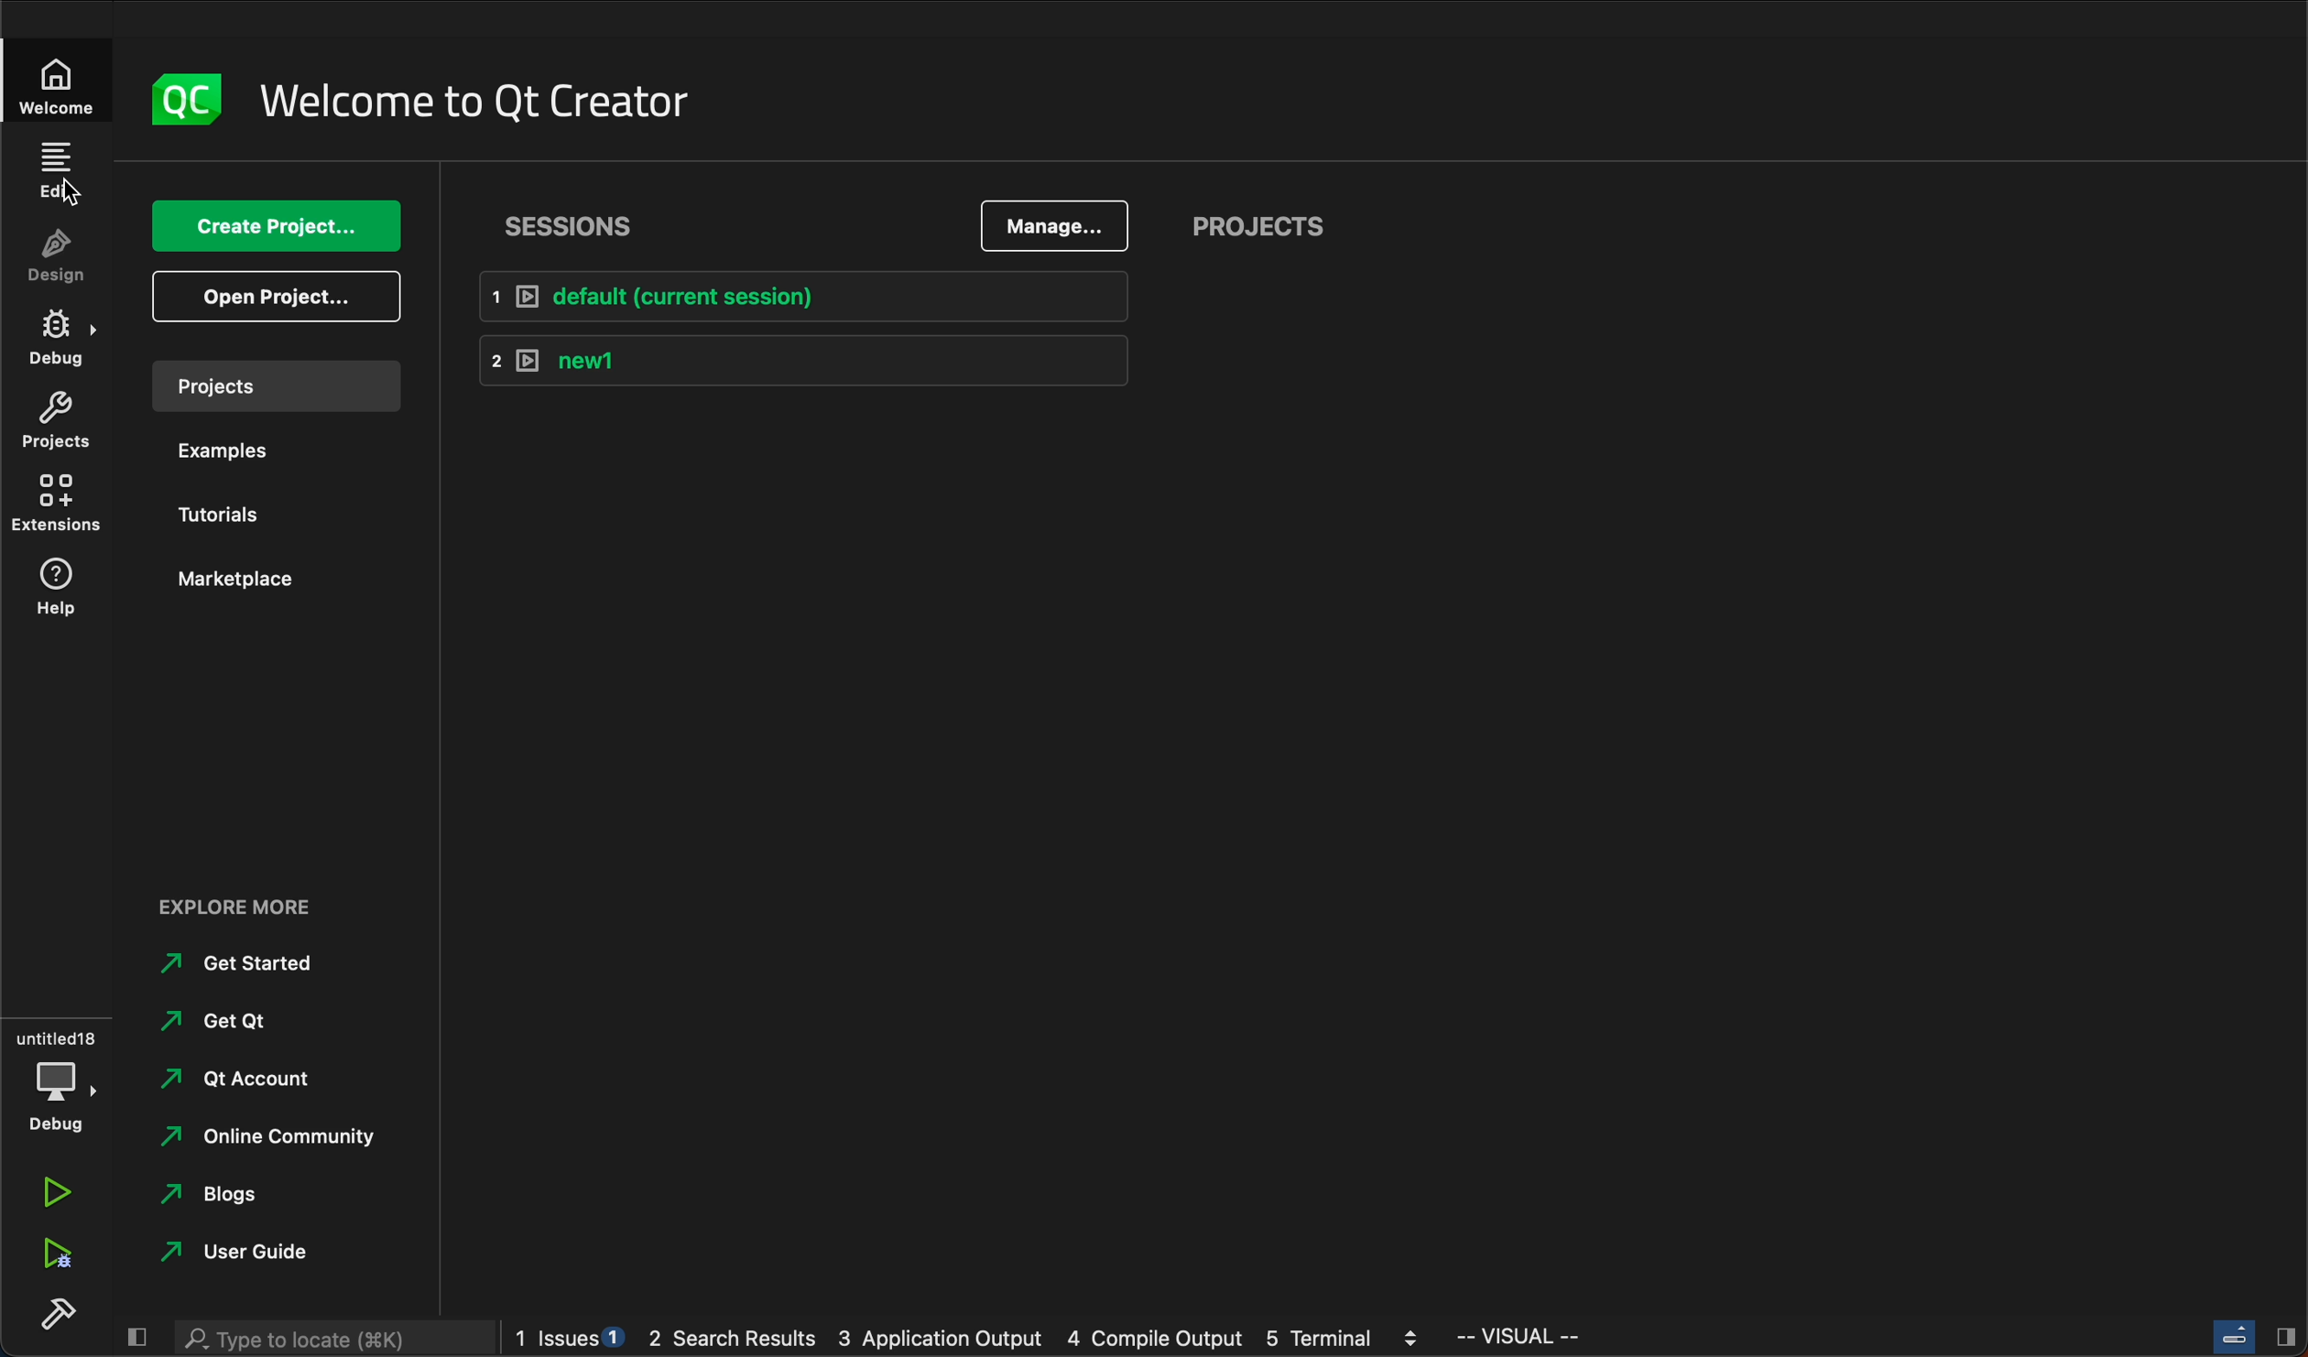 This screenshot has width=2308, height=1357. What do you see at coordinates (275, 300) in the screenshot?
I see `open` at bounding box center [275, 300].